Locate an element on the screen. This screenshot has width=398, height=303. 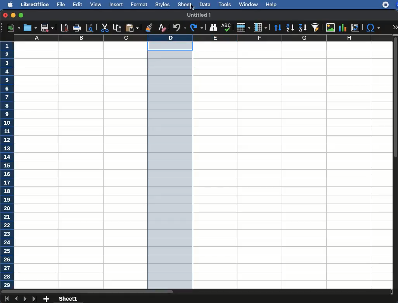
next sheet is located at coordinates (24, 300).